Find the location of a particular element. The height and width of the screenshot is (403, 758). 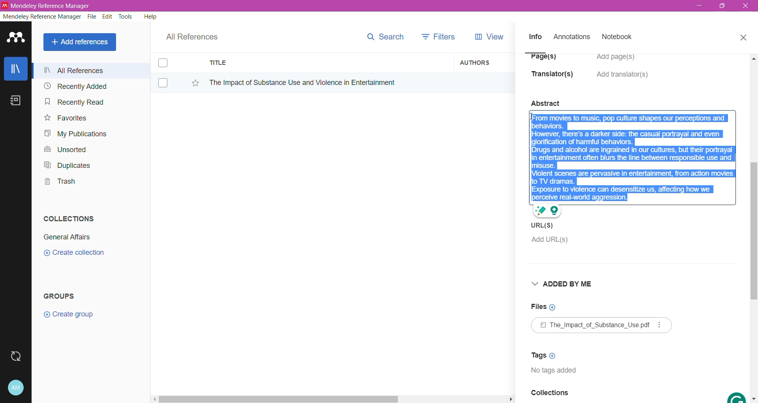

All References is located at coordinates (197, 35).